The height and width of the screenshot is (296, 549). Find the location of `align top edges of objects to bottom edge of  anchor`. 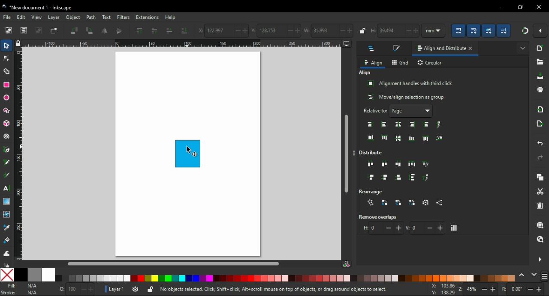

align top edges of objects to bottom edge of  anchor is located at coordinates (426, 138).